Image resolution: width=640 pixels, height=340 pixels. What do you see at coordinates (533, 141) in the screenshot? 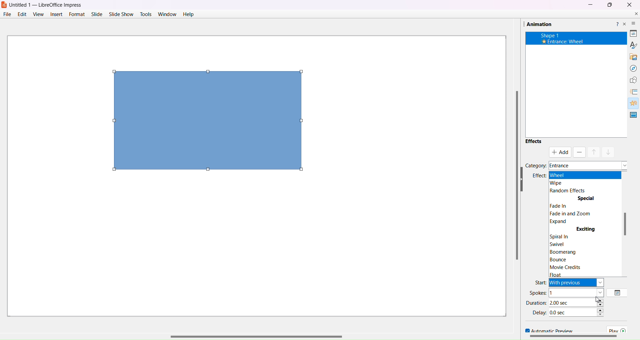
I see `Effects` at bounding box center [533, 141].